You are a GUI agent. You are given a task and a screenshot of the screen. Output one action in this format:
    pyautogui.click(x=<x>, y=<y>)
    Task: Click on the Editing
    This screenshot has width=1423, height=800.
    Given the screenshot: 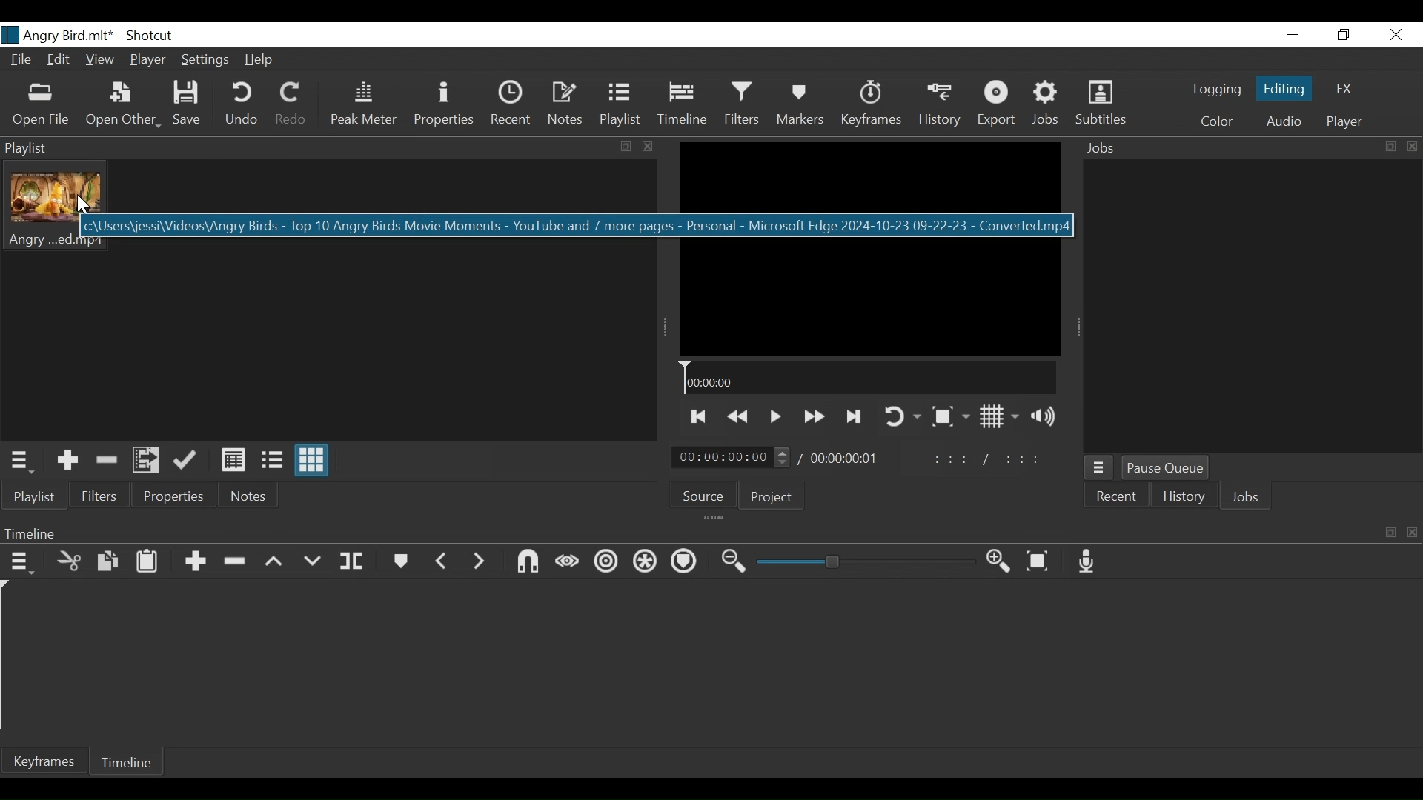 What is the action you would take?
    pyautogui.click(x=1283, y=87)
    